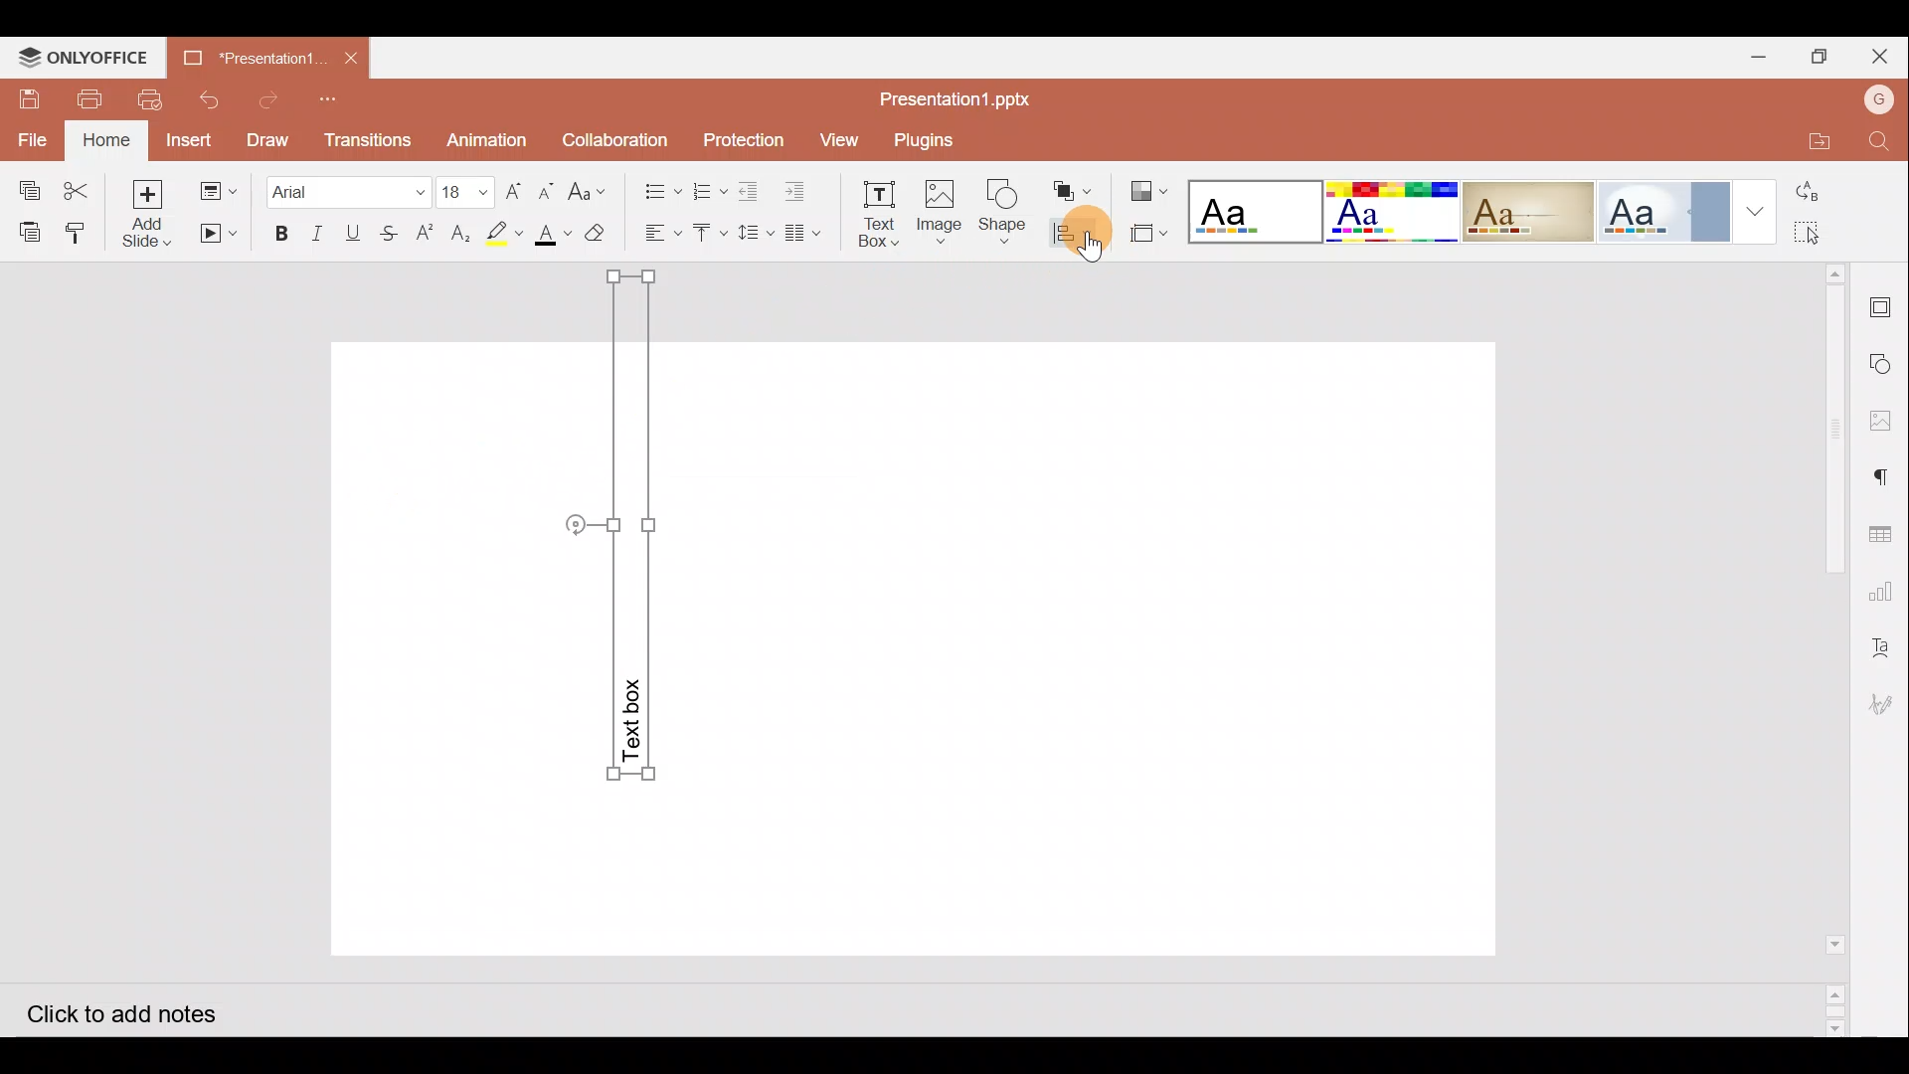 The image size is (1909, 1074). What do you see at coordinates (488, 140) in the screenshot?
I see `Animation` at bounding box center [488, 140].